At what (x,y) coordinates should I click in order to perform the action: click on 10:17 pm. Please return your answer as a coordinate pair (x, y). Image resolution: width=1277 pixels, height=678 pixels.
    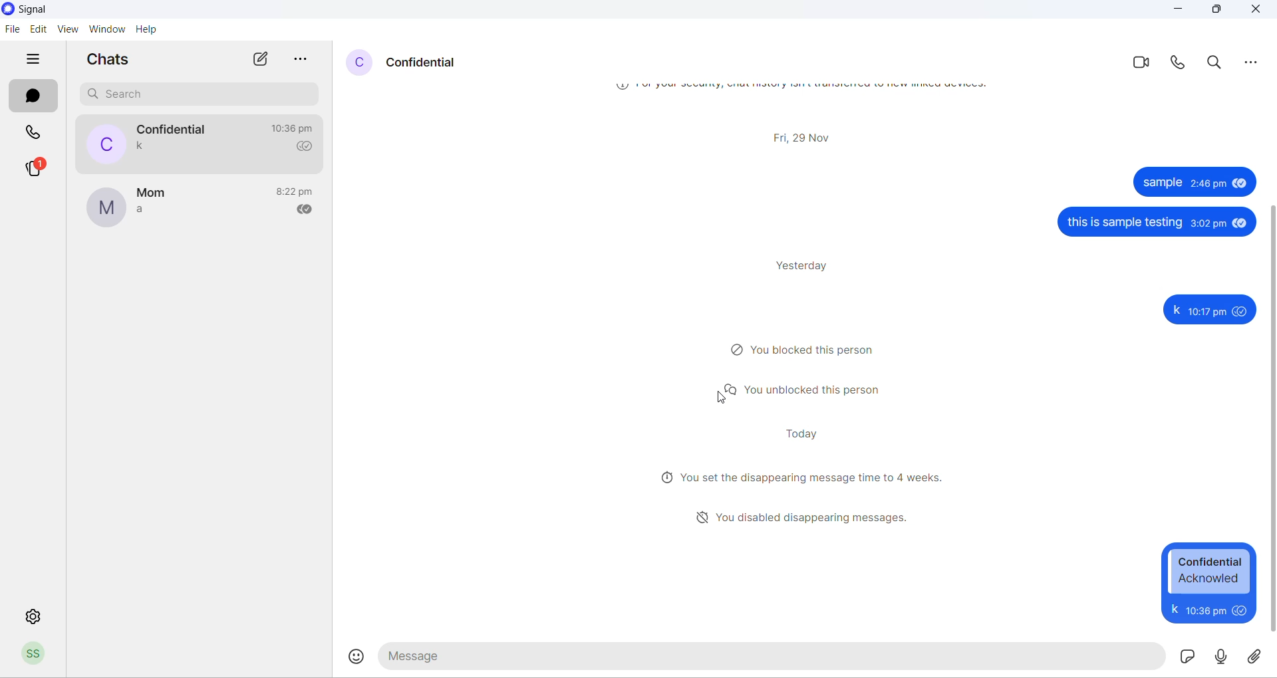
    Looking at the image, I should click on (1207, 310).